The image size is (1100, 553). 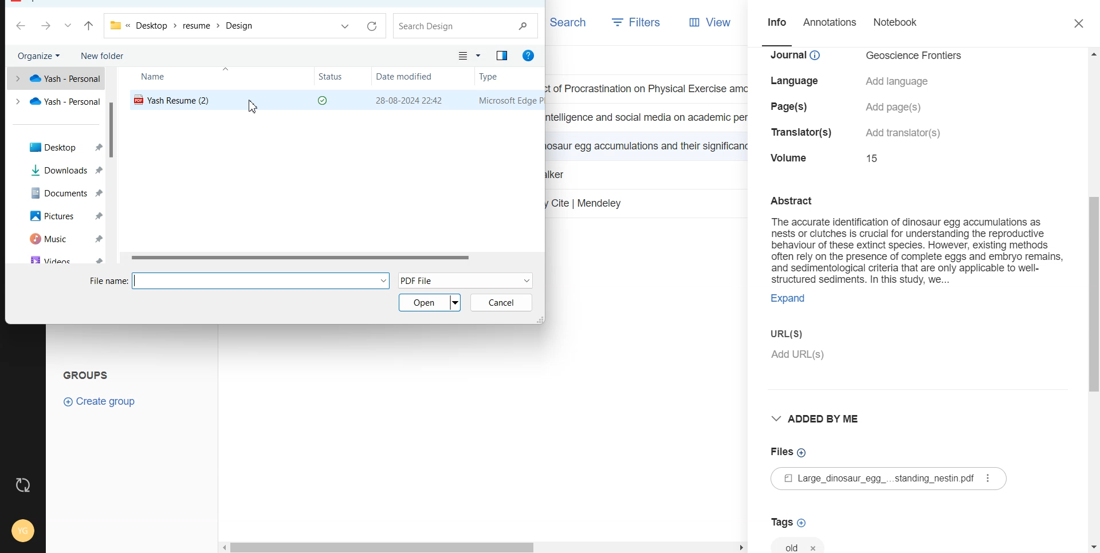 What do you see at coordinates (46, 27) in the screenshot?
I see `Go forward` at bounding box center [46, 27].